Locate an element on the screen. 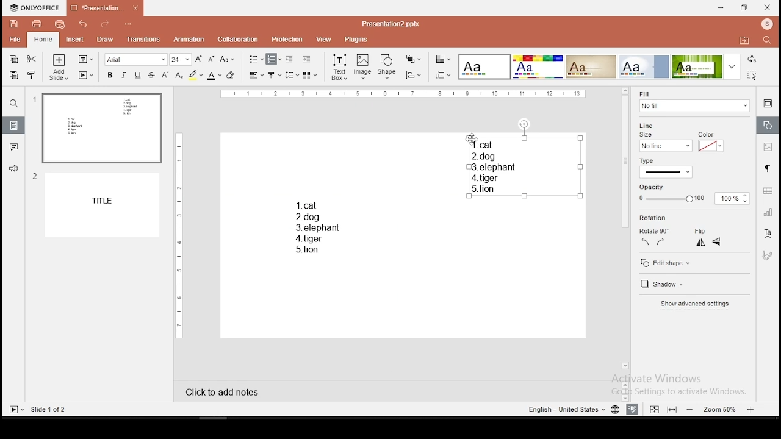 Image resolution: width=781 pixels, height=439 pixels. numbering is located at coordinates (274, 59).